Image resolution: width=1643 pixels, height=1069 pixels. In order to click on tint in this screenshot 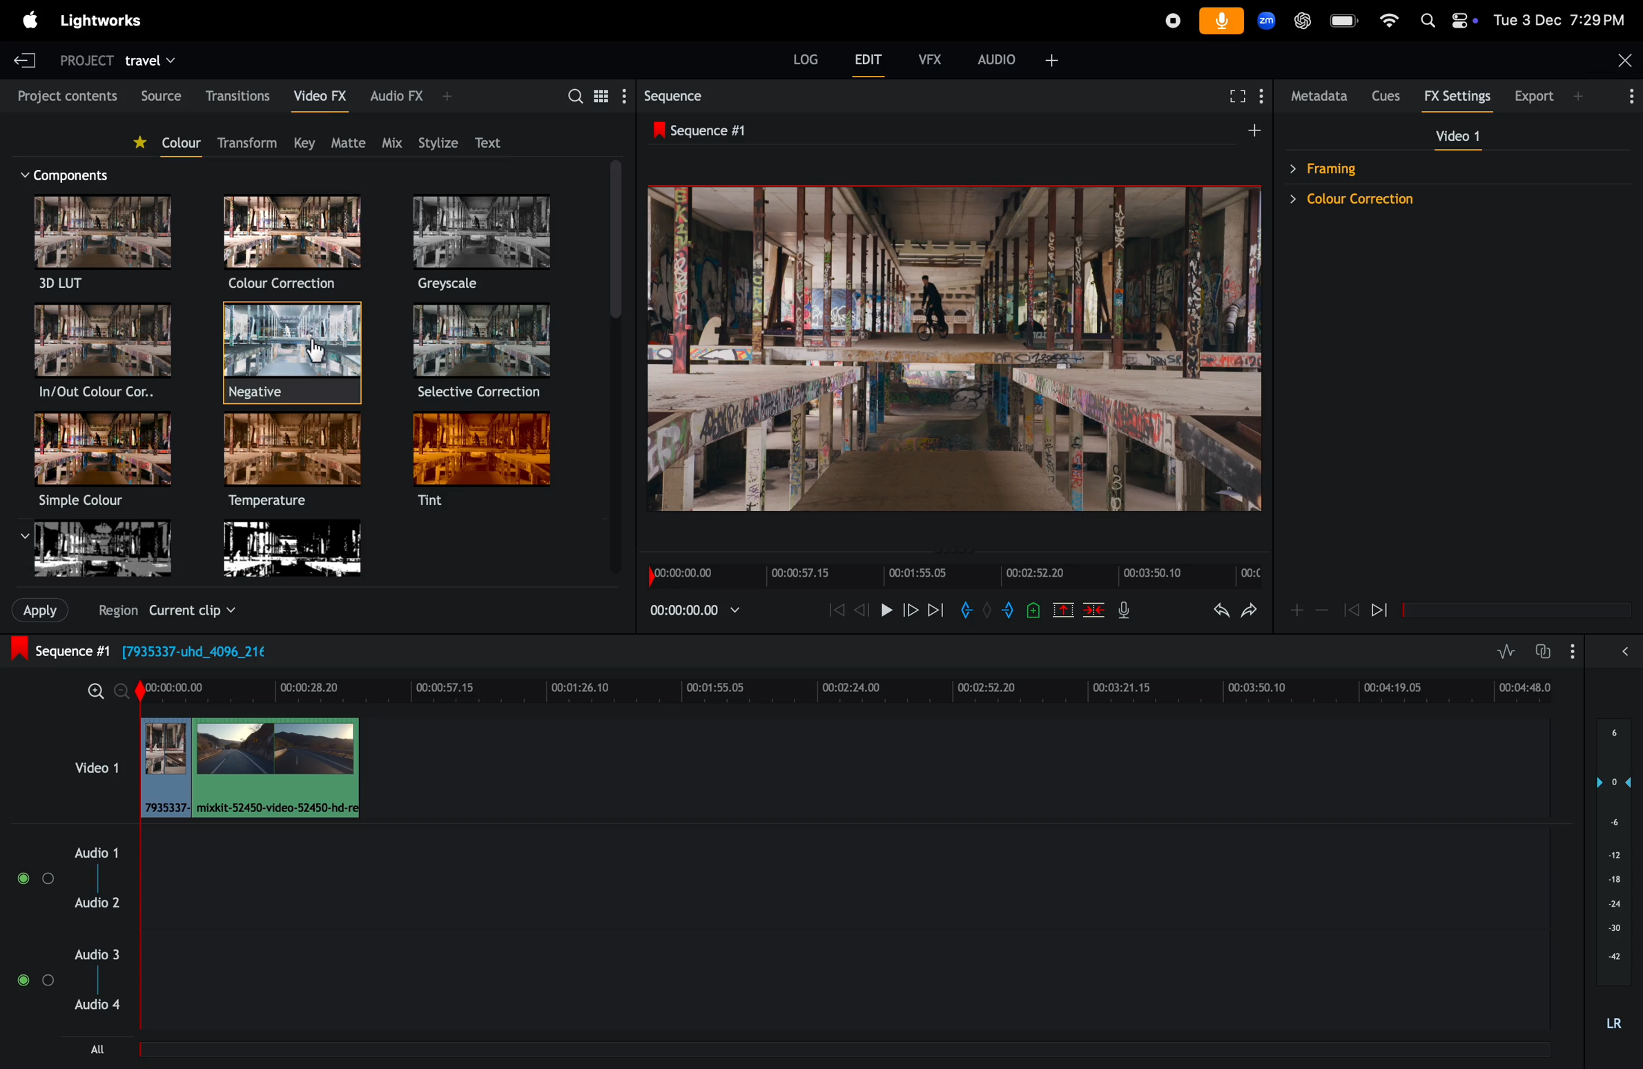, I will do `click(484, 465)`.